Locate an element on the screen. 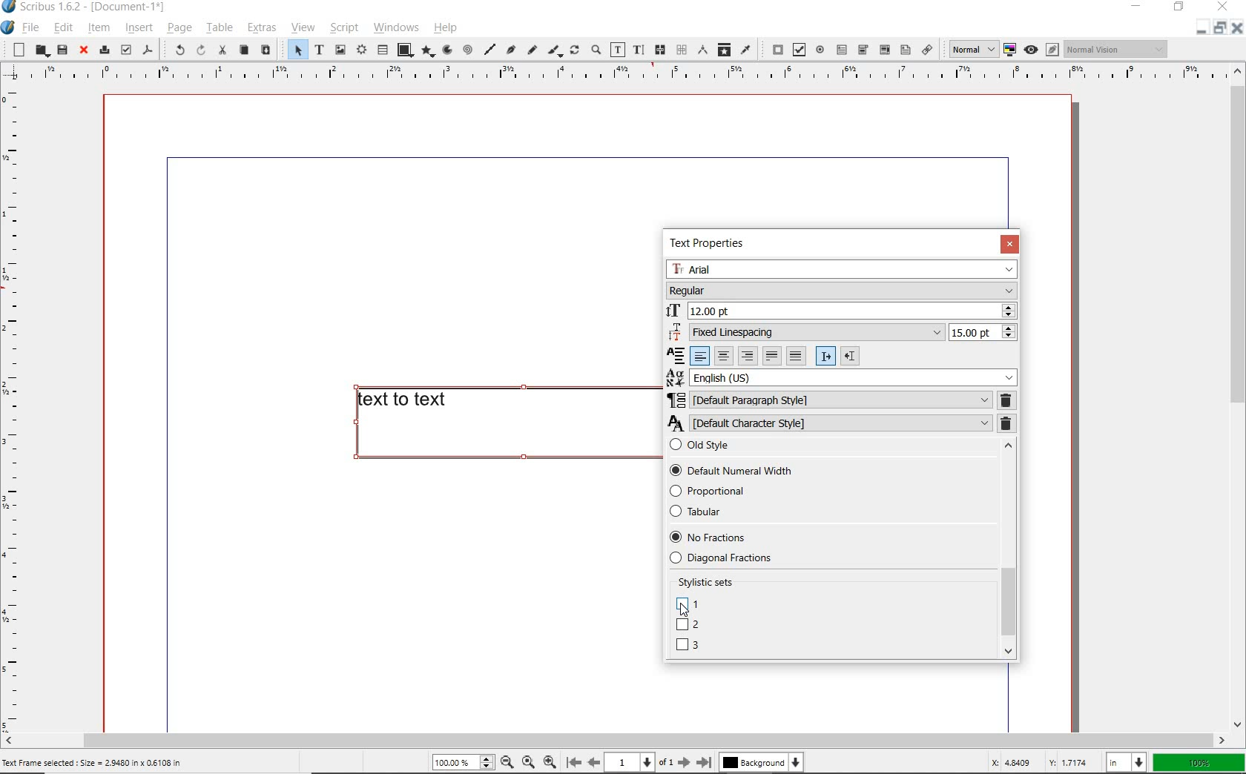 The width and height of the screenshot is (1246, 774). Background is located at coordinates (762, 764).